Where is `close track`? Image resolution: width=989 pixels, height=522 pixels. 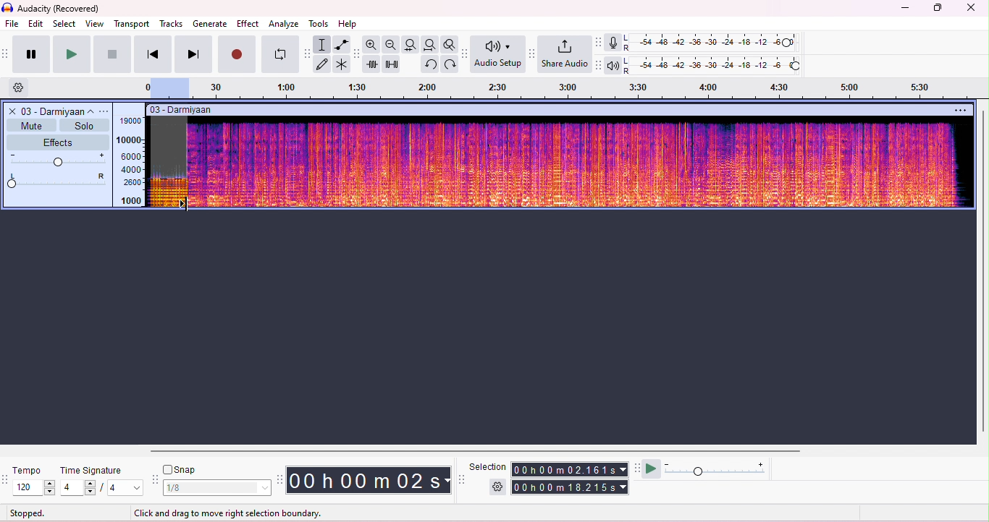 close track is located at coordinates (11, 111).